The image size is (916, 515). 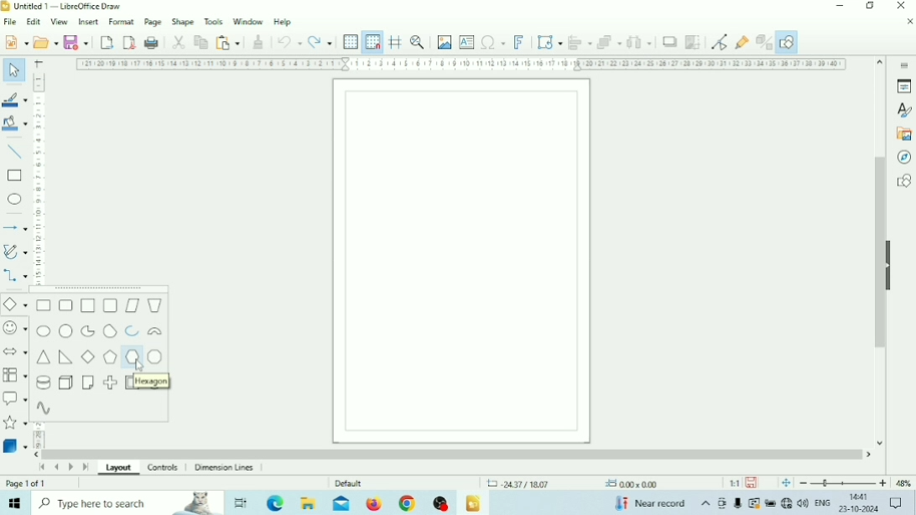 What do you see at coordinates (45, 42) in the screenshot?
I see `Open` at bounding box center [45, 42].